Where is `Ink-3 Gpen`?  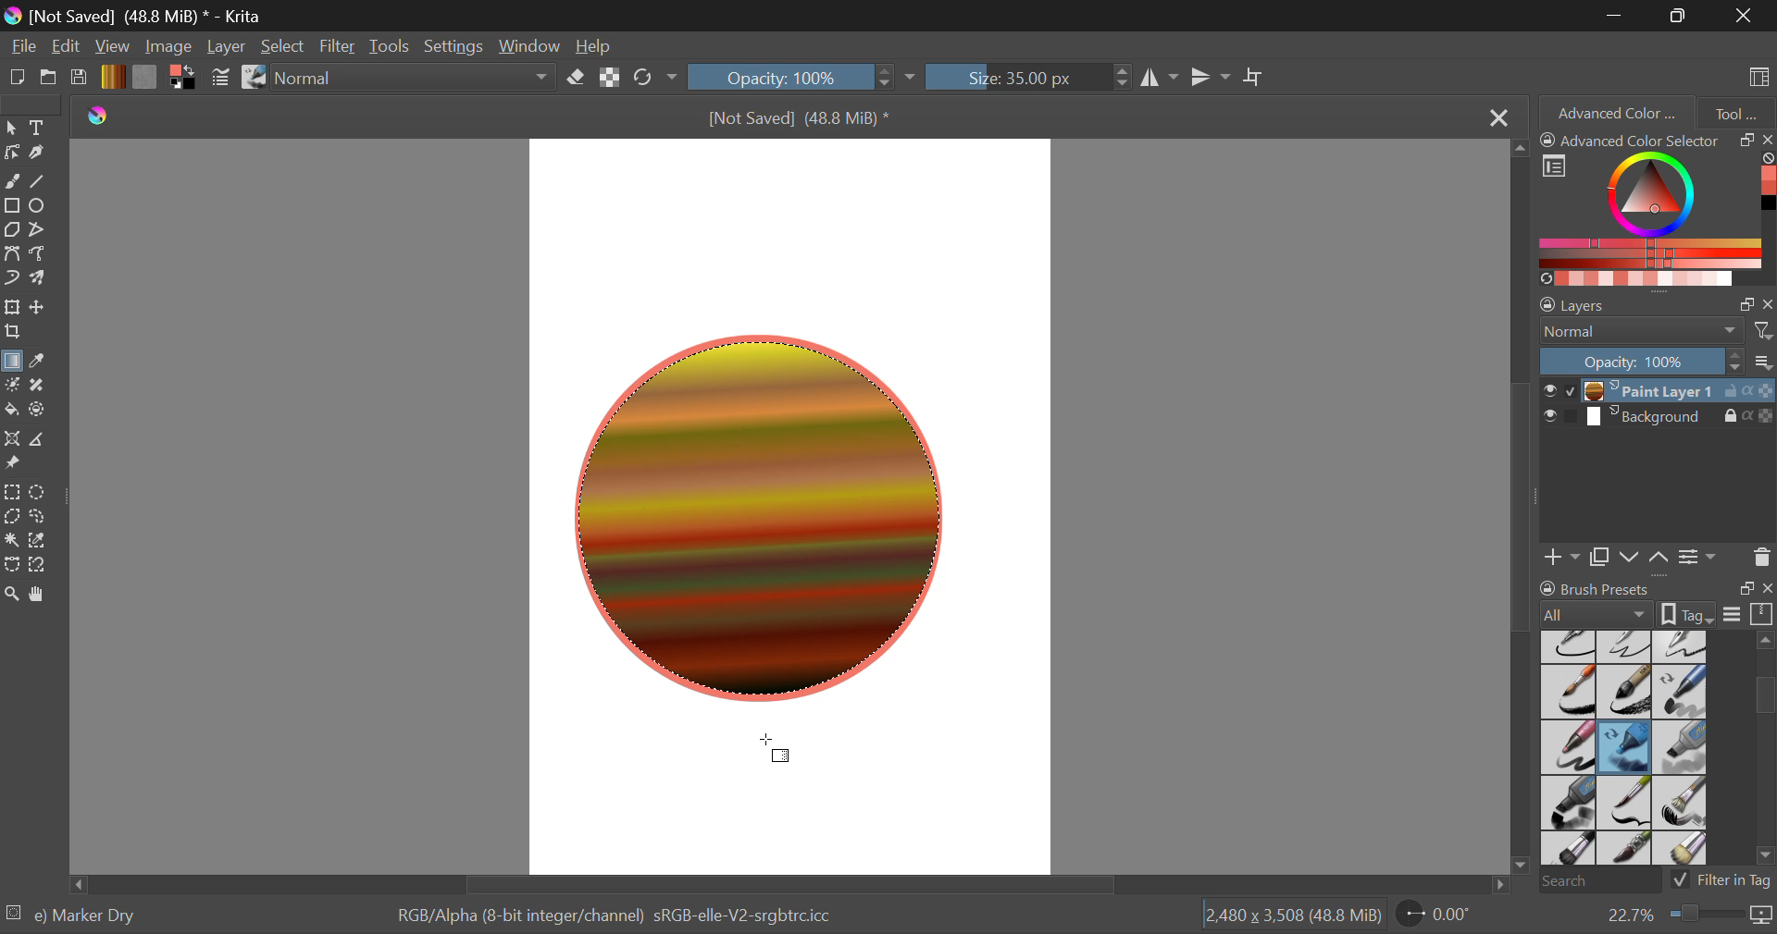 Ink-3 Gpen is located at coordinates (1627, 646).